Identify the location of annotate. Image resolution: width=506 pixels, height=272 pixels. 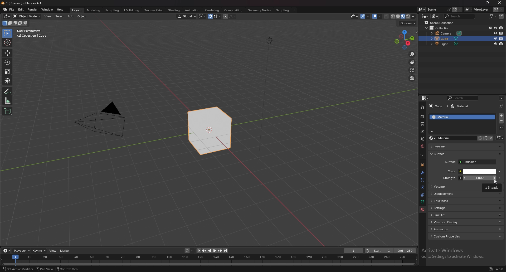
(8, 91).